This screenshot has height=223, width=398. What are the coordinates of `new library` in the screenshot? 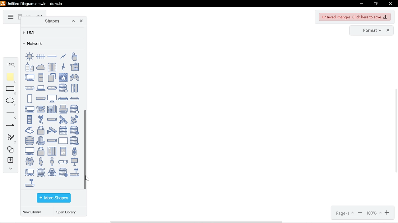 It's located at (33, 212).